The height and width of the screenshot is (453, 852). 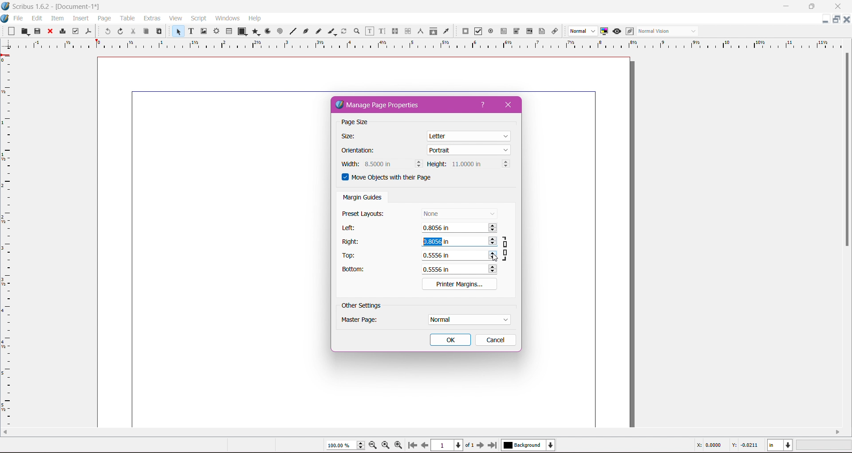 What do you see at coordinates (352, 137) in the screenshot?
I see `Size` at bounding box center [352, 137].